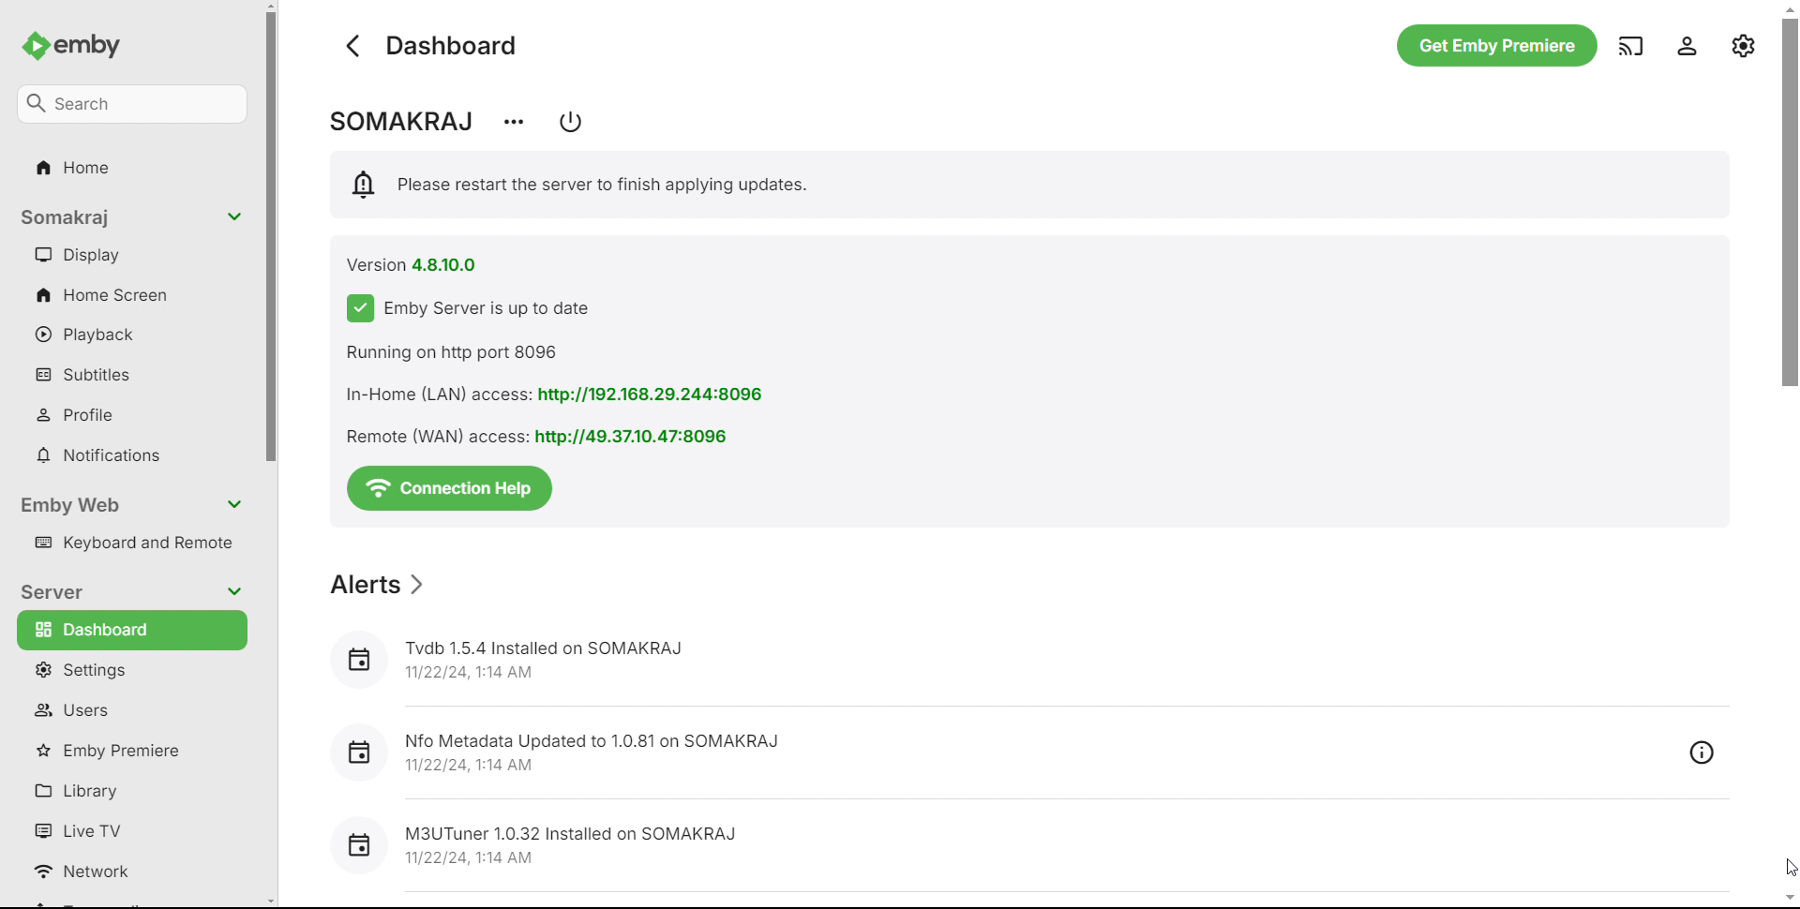  What do you see at coordinates (1744, 45) in the screenshot?
I see `settings` at bounding box center [1744, 45].